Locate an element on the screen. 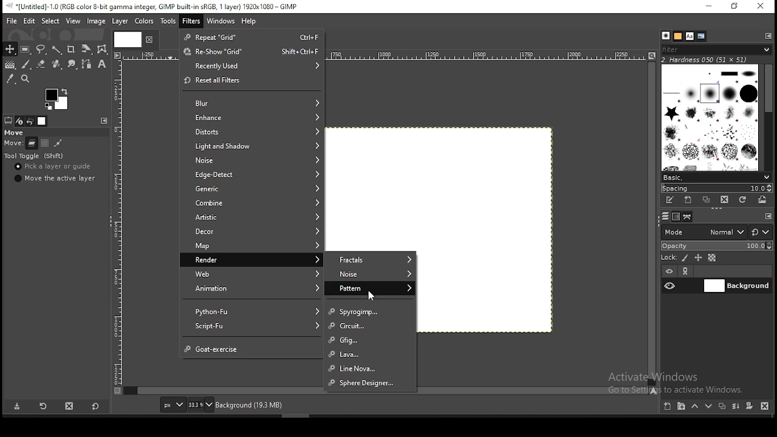 The image size is (777, 437). document history is located at coordinates (701, 36).